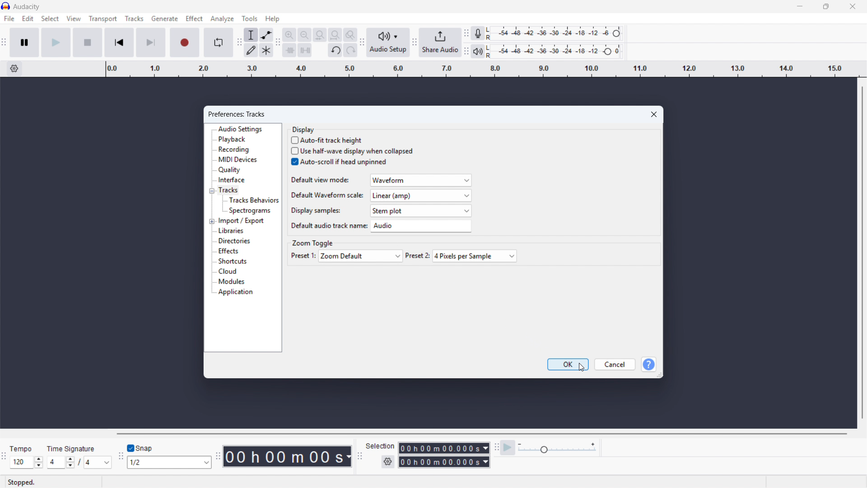  Describe the element at coordinates (228, 191) in the screenshot. I see `tracks` at that location.